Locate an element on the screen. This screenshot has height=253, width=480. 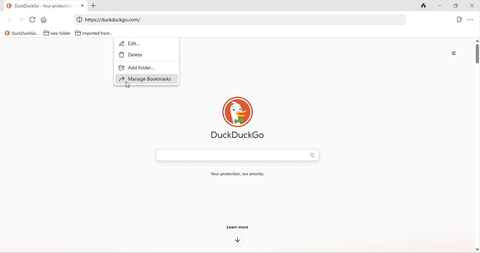
bookmark is located at coordinates (459, 20).